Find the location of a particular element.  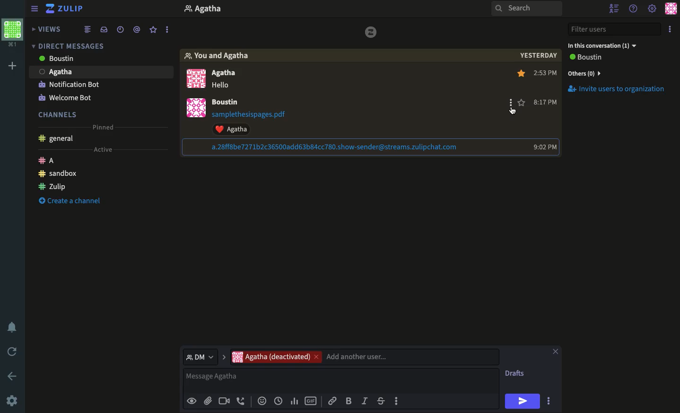

agatha is located at coordinates (99, 72).